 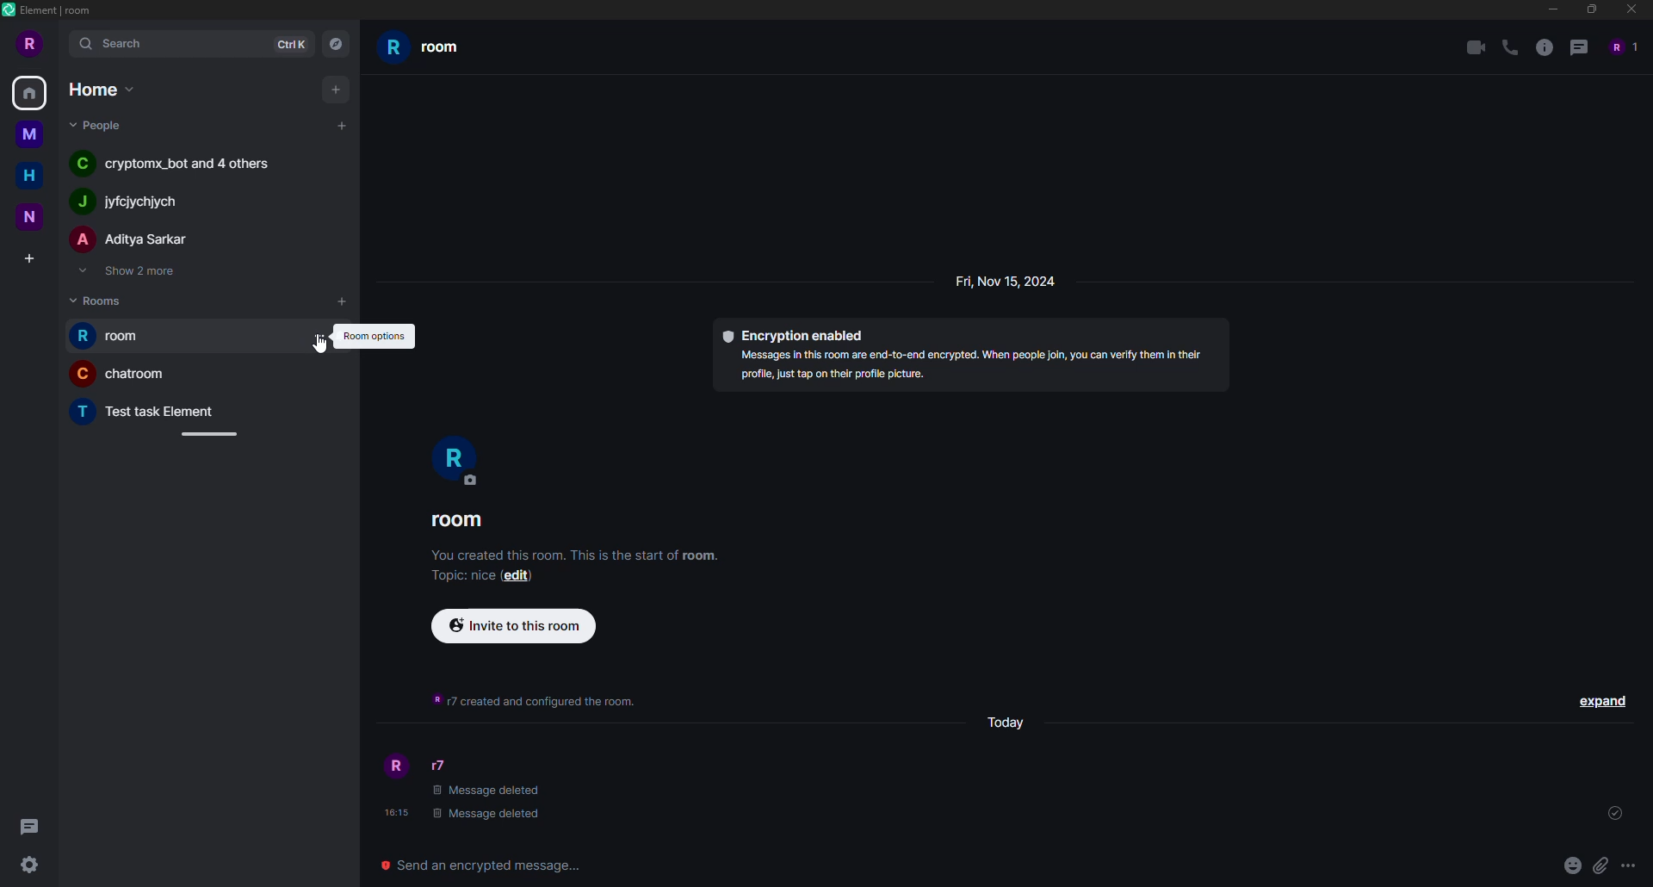 What do you see at coordinates (796, 334) in the screenshot?
I see `encryption enabled` at bounding box center [796, 334].